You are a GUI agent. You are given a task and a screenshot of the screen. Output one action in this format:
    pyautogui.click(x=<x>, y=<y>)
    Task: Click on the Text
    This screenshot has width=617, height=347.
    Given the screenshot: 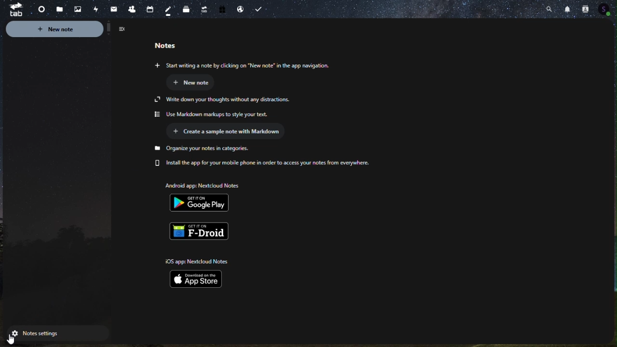 What is the action you would take?
    pyautogui.click(x=266, y=156)
    